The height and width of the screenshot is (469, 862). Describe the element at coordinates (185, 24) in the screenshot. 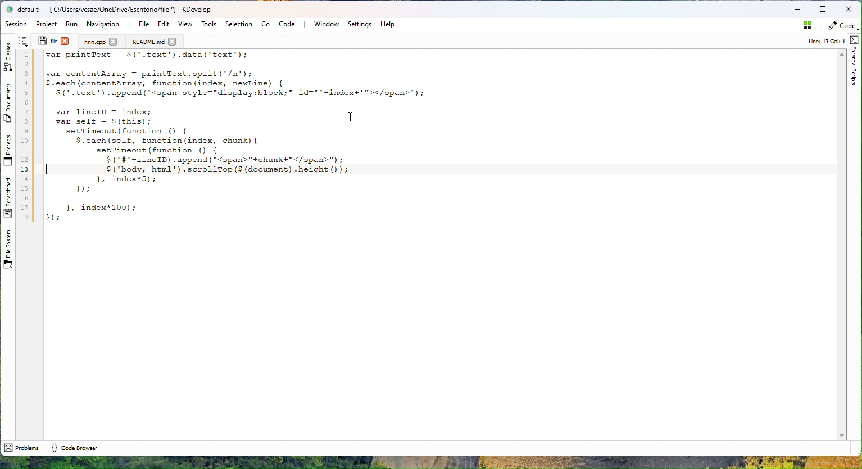

I see `View` at that location.